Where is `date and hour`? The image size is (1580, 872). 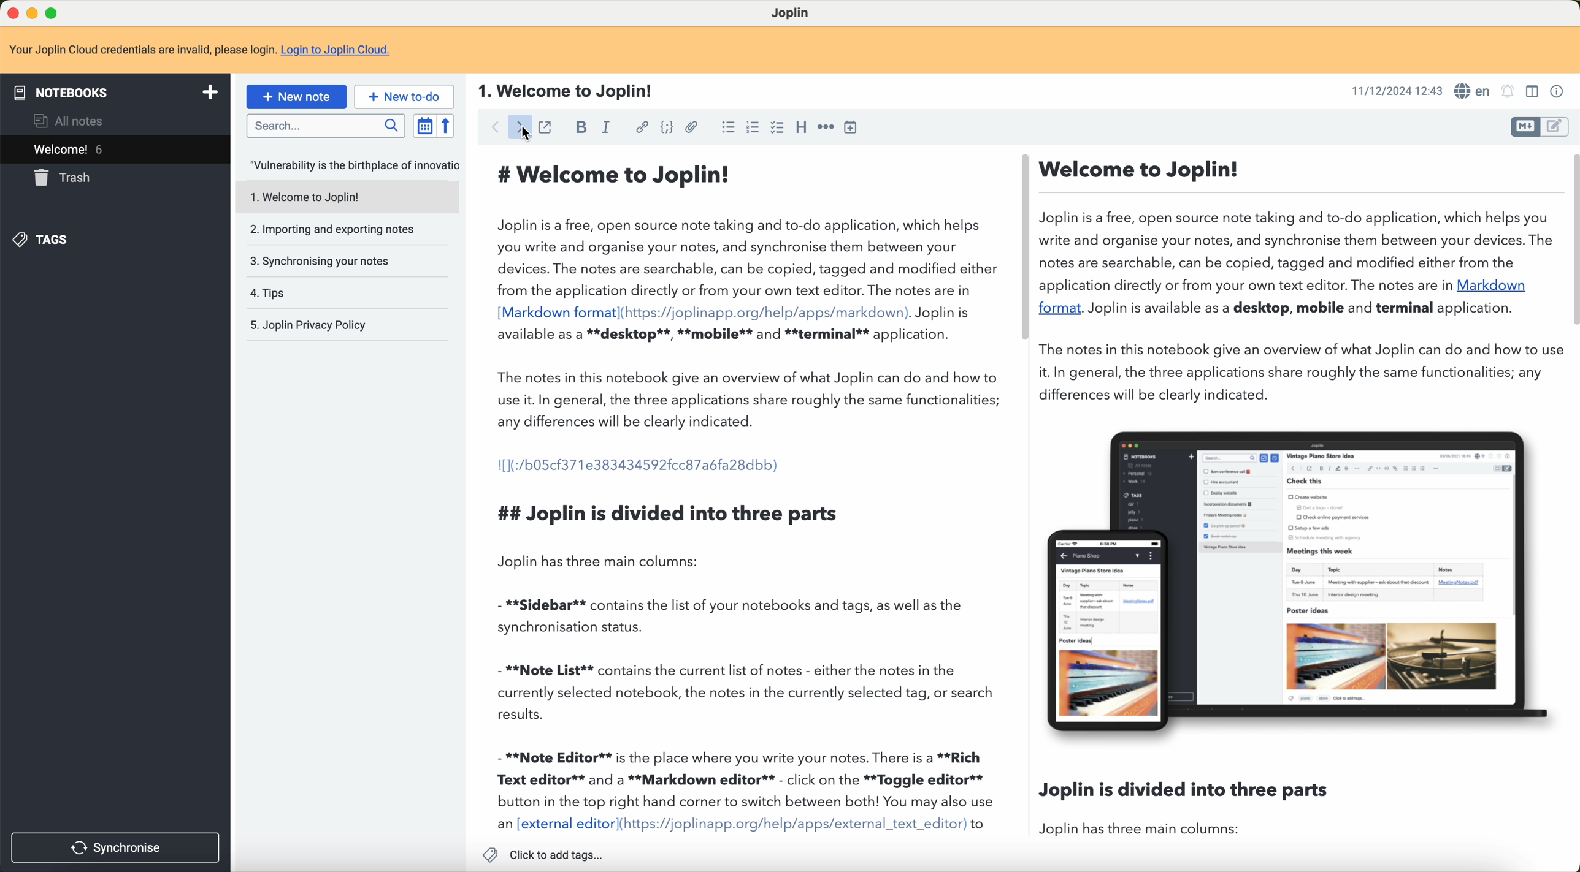
date and hour is located at coordinates (1394, 90).